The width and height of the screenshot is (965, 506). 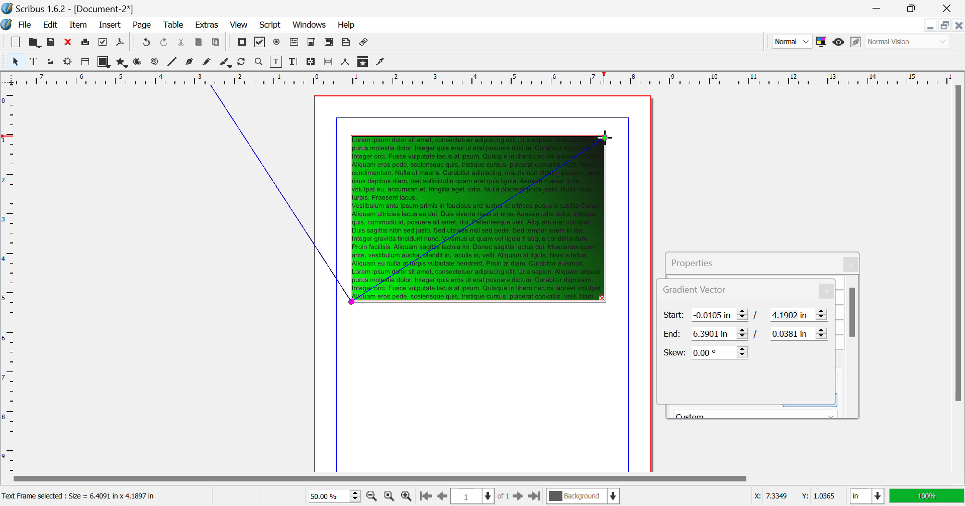 I want to click on Insert, so click(x=111, y=26).